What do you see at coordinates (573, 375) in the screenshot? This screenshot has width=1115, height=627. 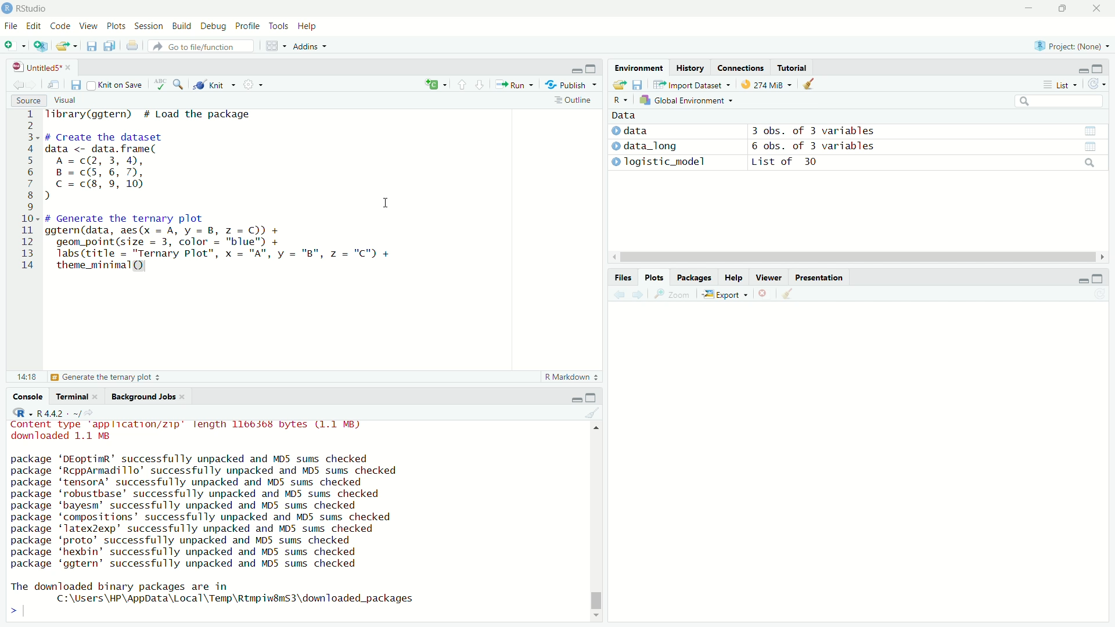 I see `R Markdown *` at bounding box center [573, 375].